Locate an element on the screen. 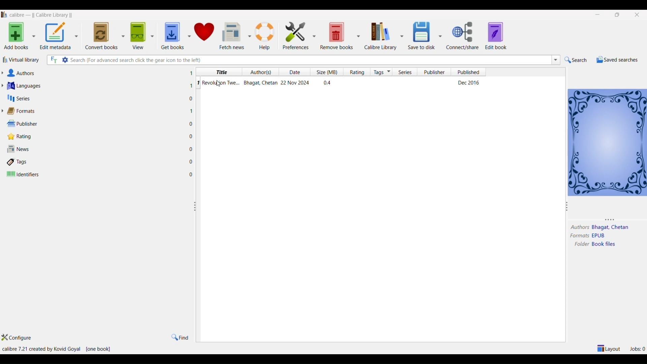  library options dropdown button is located at coordinates (401, 35).